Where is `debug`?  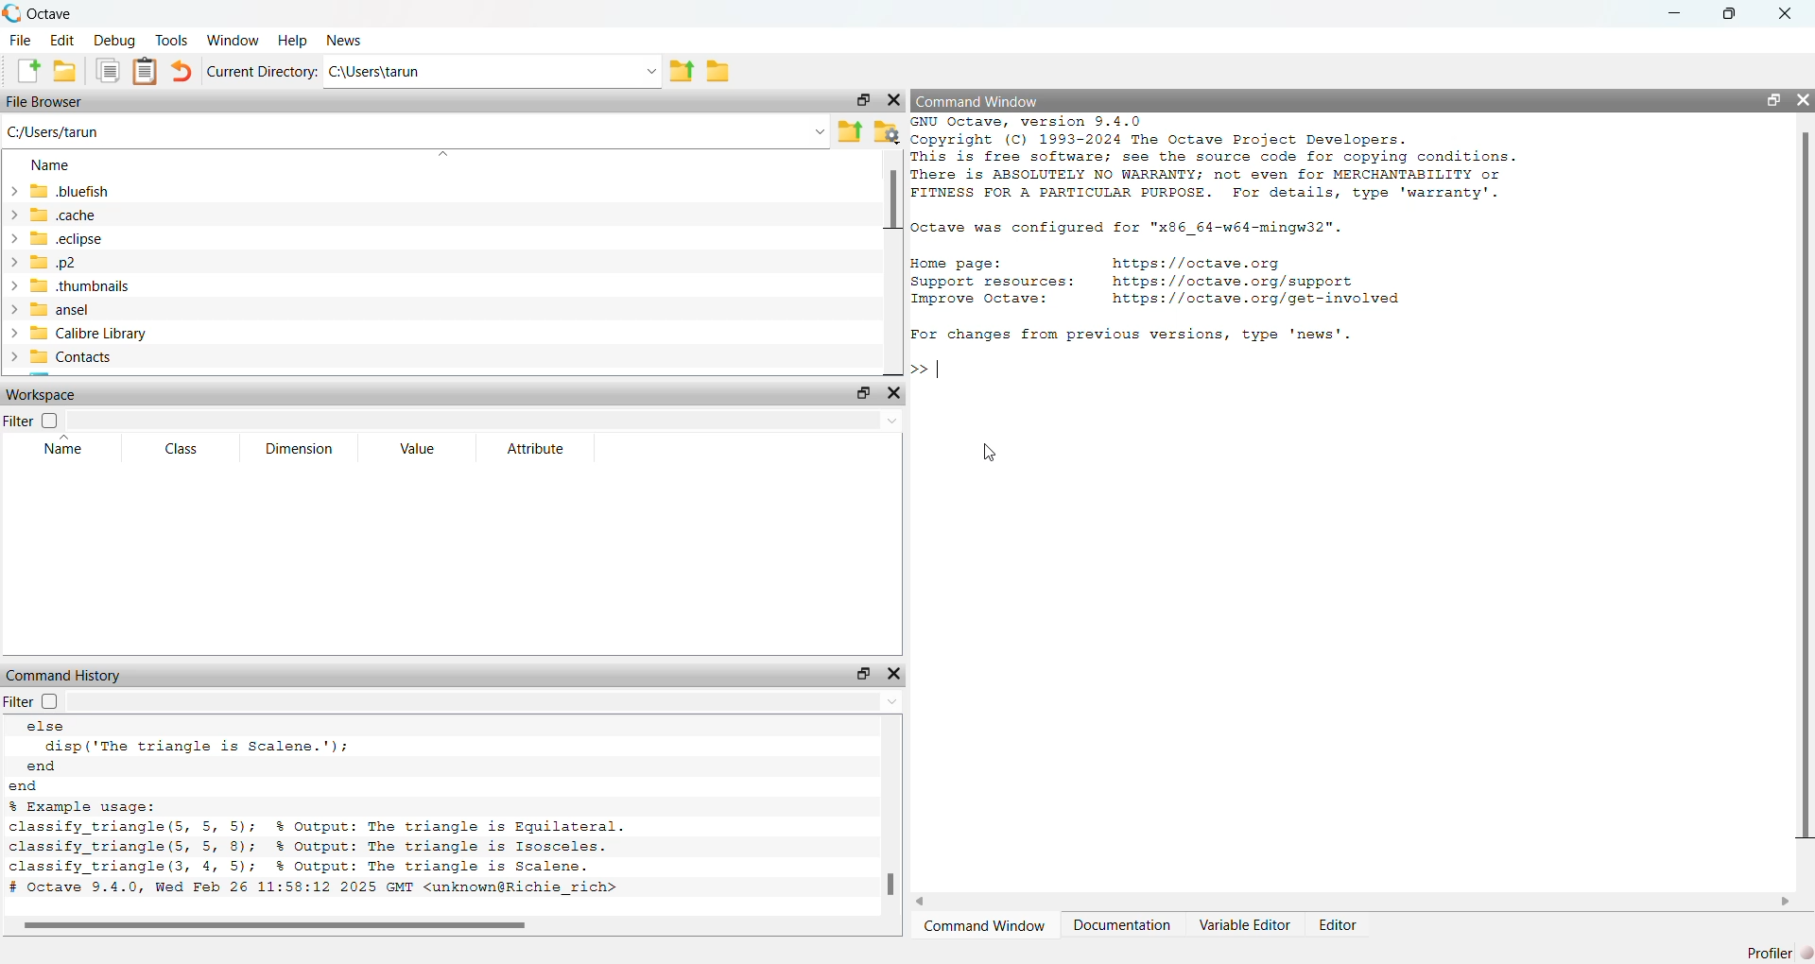 debug is located at coordinates (115, 40).